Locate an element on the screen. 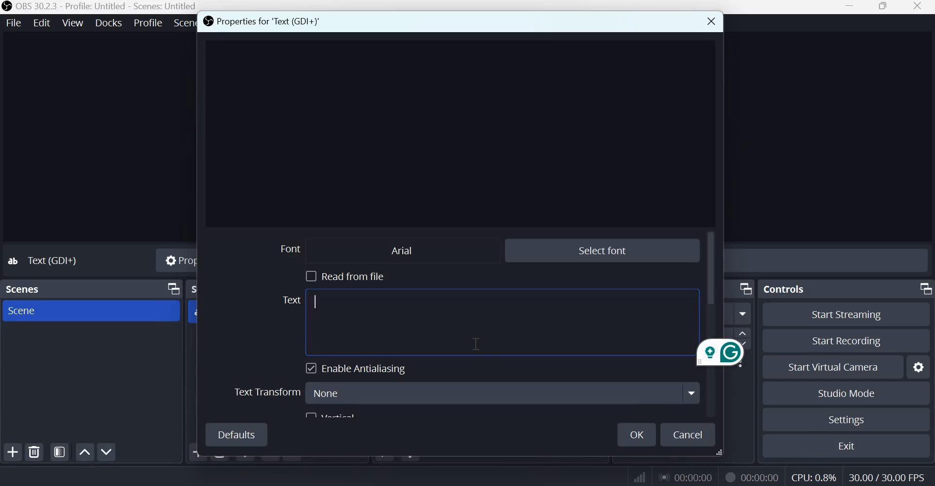 The image size is (935, 486). Studio mode is located at coordinates (847, 394).